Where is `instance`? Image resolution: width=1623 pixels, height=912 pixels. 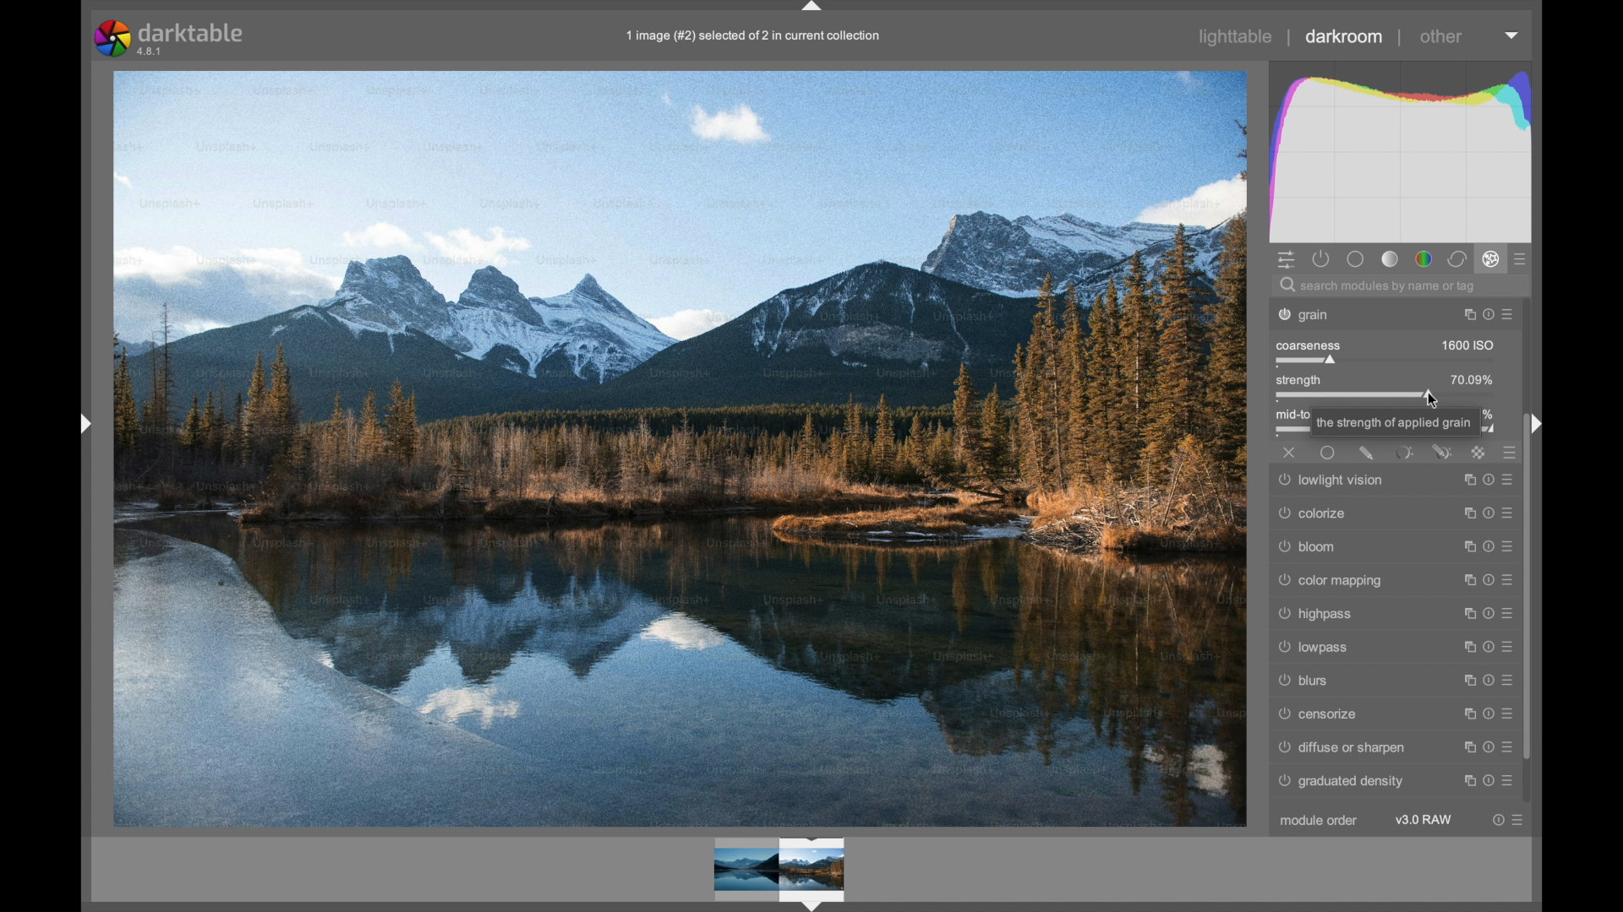
instance is located at coordinates (1465, 714).